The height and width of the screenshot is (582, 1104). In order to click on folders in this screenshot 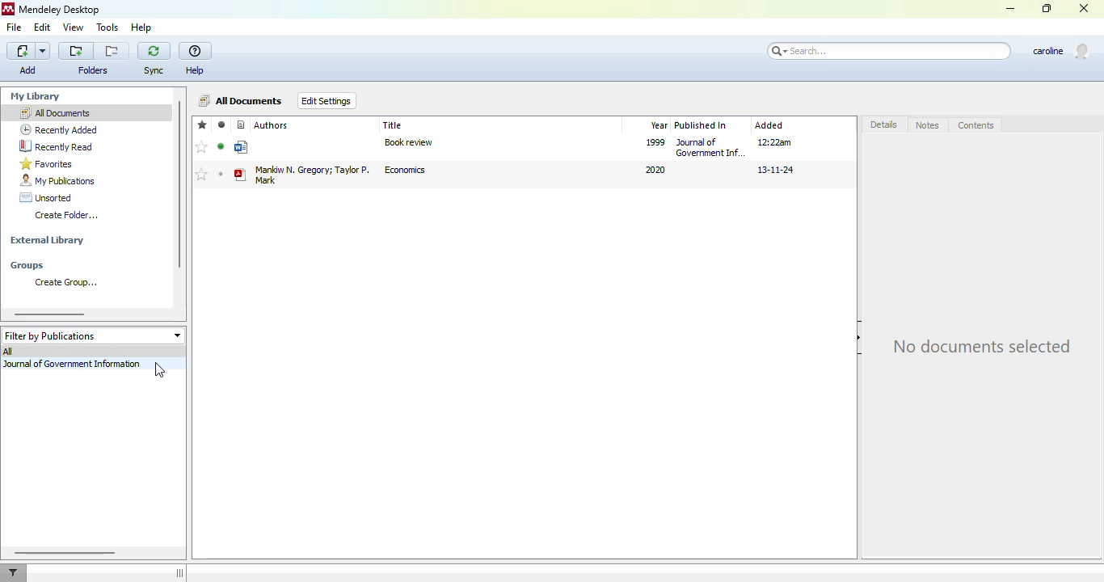, I will do `click(95, 70)`.